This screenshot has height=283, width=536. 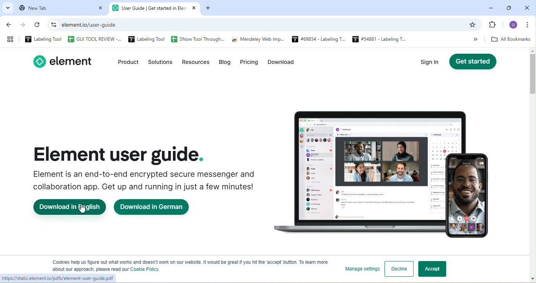 What do you see at coordinates (53, 25) in the screenshot?
I see `See site information` at bounding box center [53, 25].